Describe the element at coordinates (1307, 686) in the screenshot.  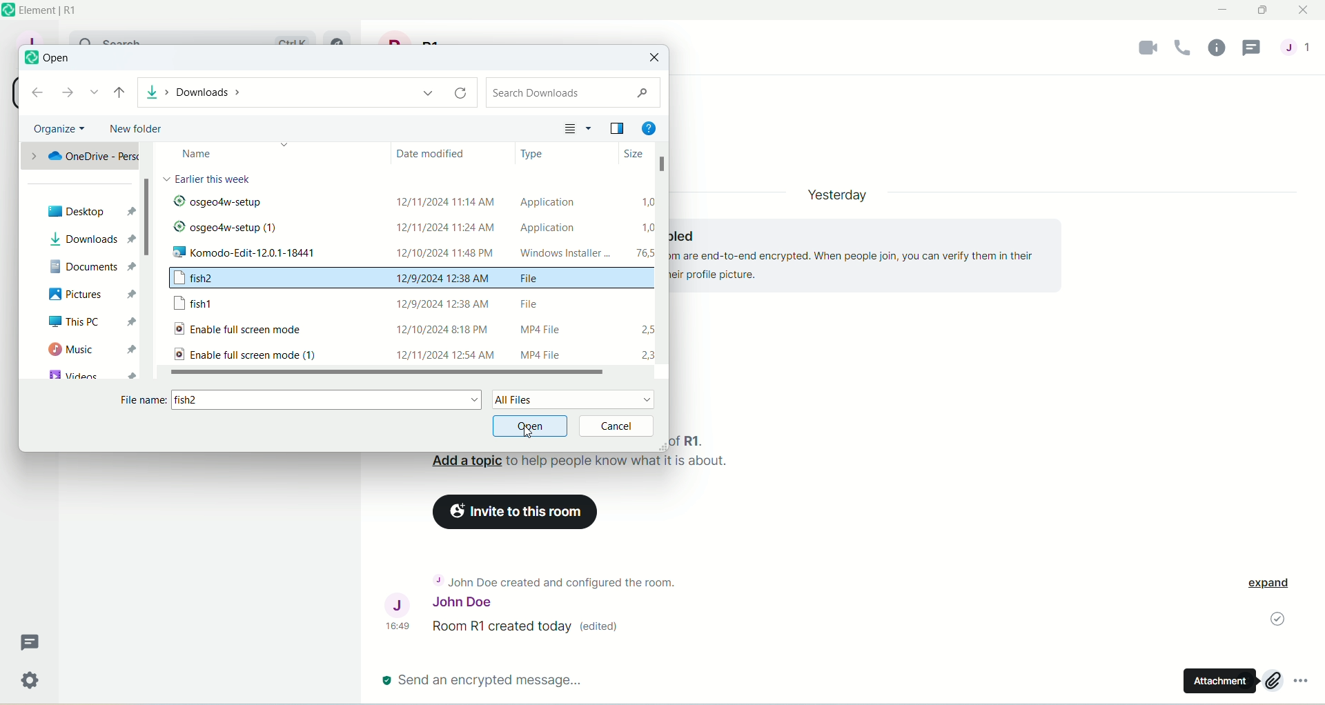
I see `options` at that location.